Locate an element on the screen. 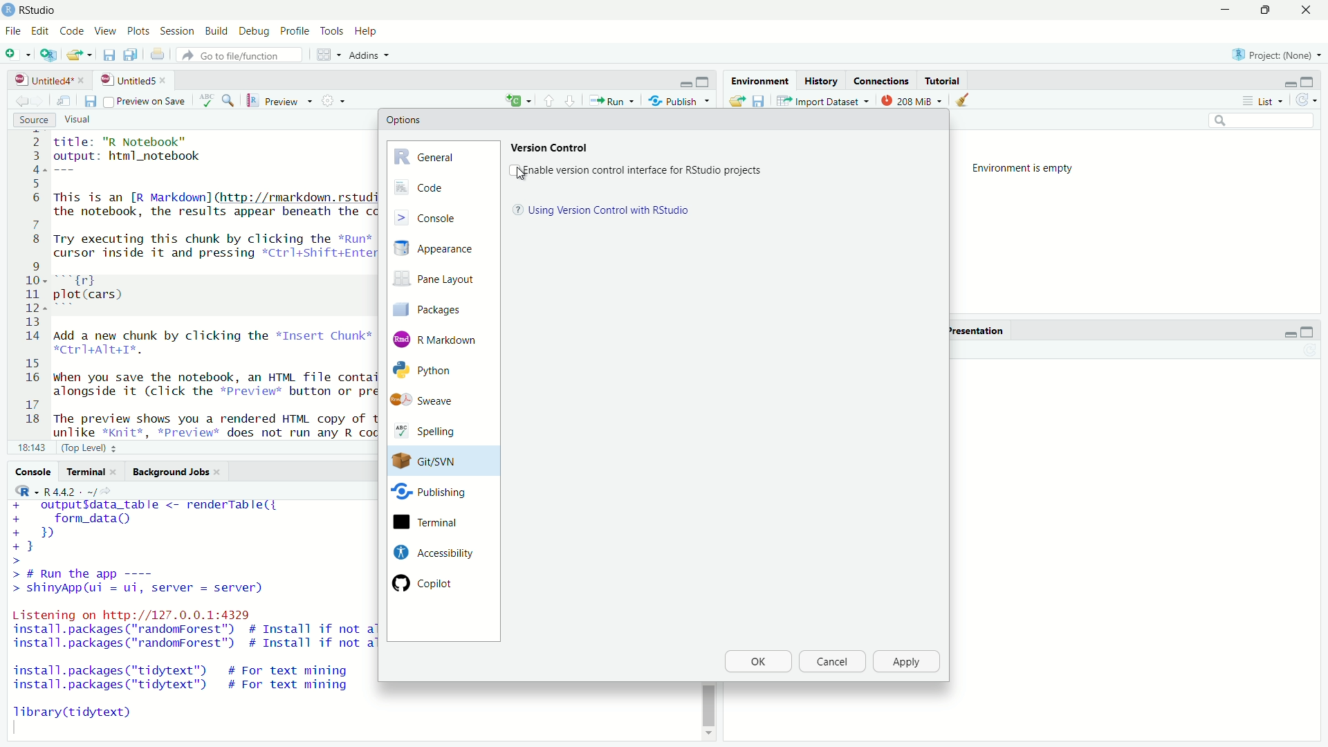  Build is located at coordinates (218, 32).